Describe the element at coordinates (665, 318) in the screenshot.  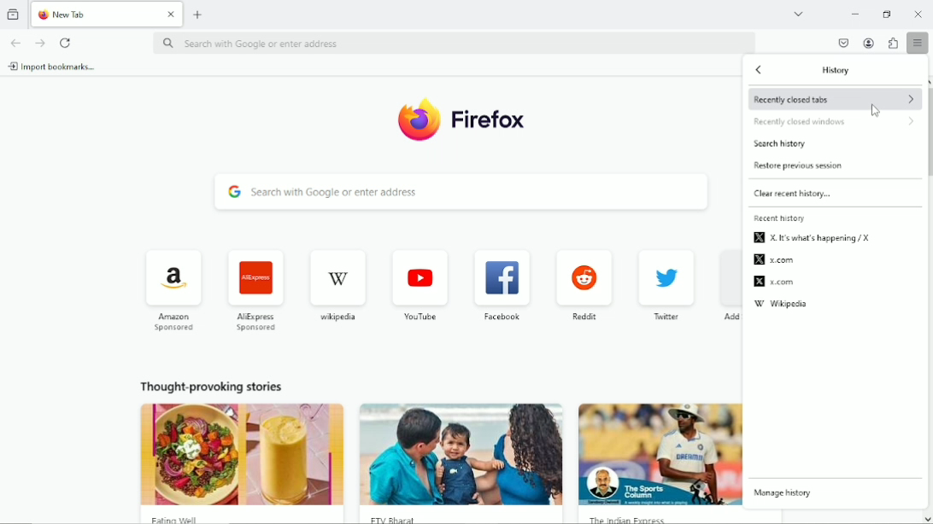
I see `twitter` at that location.